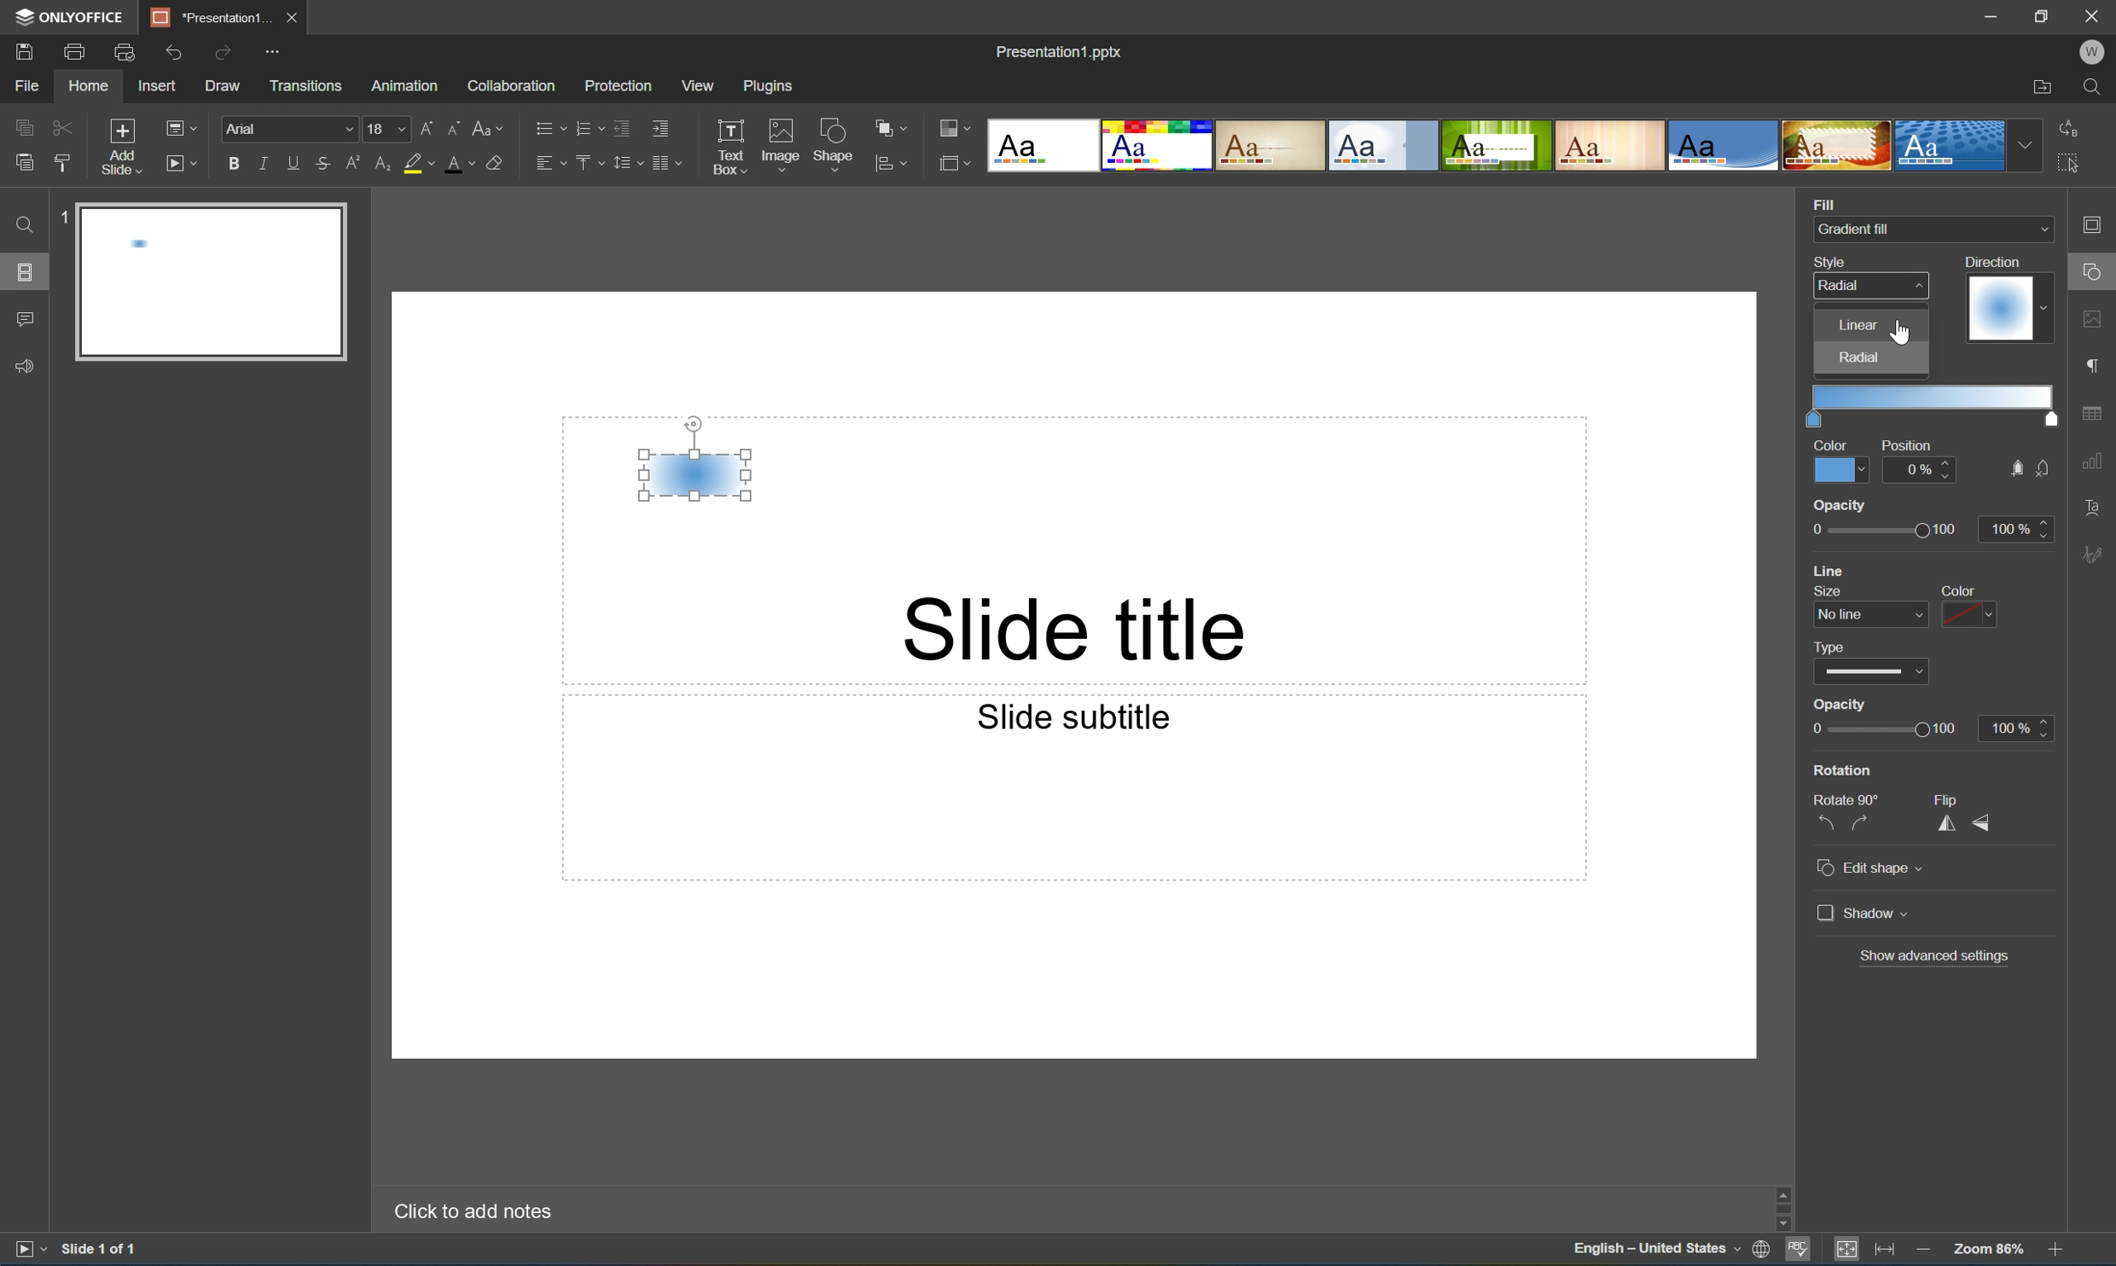 The height and width of the screenshot is (1266, 2116). Describe the element at coordinates (2096, 553) in the screenshot. I see `Signature settings` at that location.